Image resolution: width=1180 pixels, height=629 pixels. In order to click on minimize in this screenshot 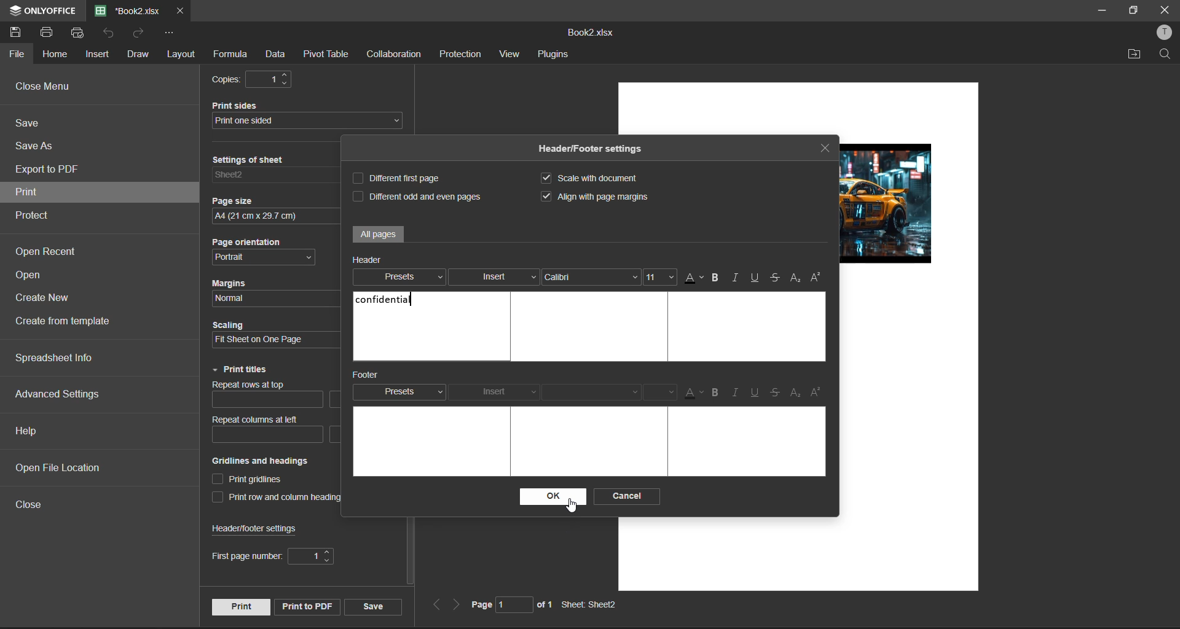, I will do `click(1099, 9)`.